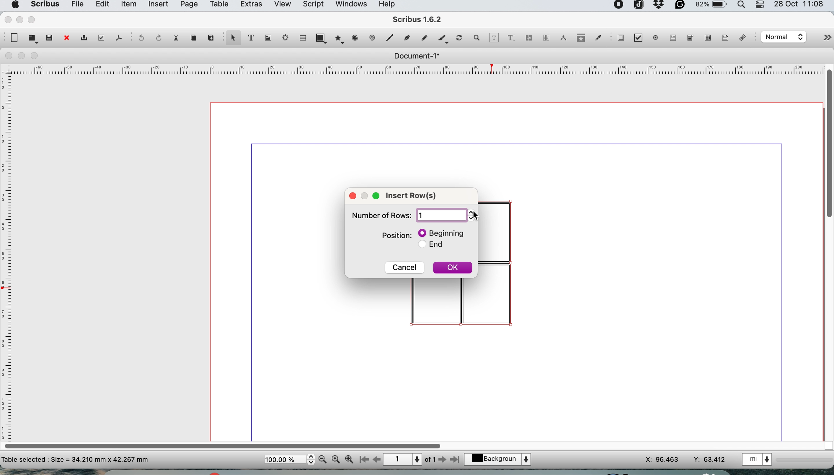 This screenshot has width=834, height=475. I want to click on script, so click(312, 5).